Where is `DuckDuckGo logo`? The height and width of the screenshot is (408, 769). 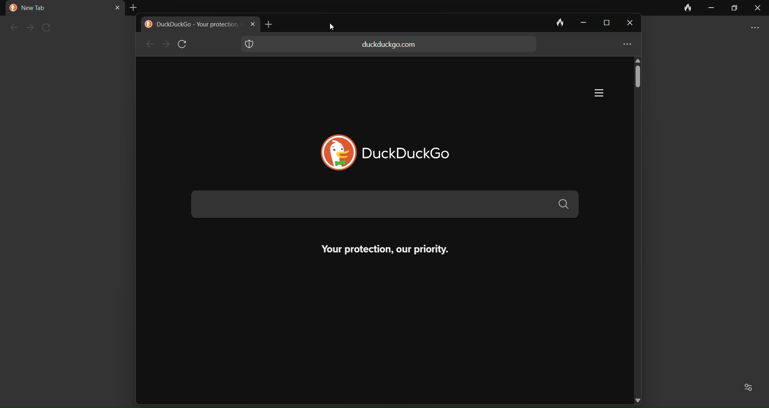 DuckDuckGo logo is located at coordinates (333, 152).